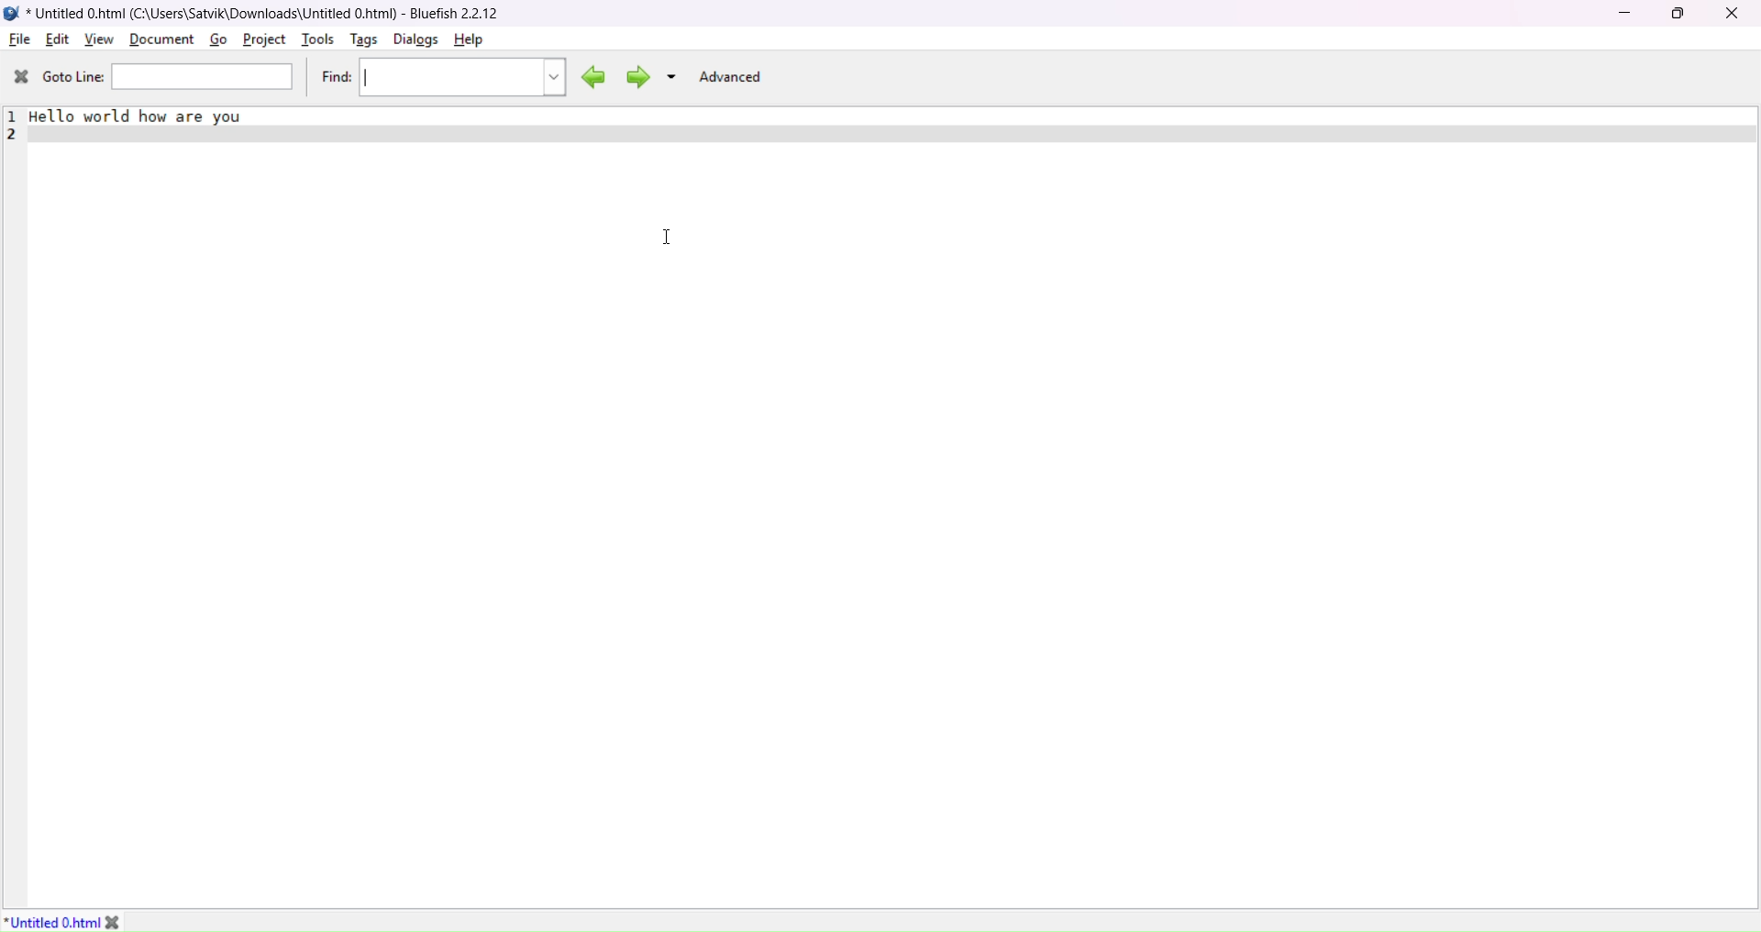  What do you see at coordinates (669, 239) in the screenshot?
I see `cursor` at bounding box center [669, 239].